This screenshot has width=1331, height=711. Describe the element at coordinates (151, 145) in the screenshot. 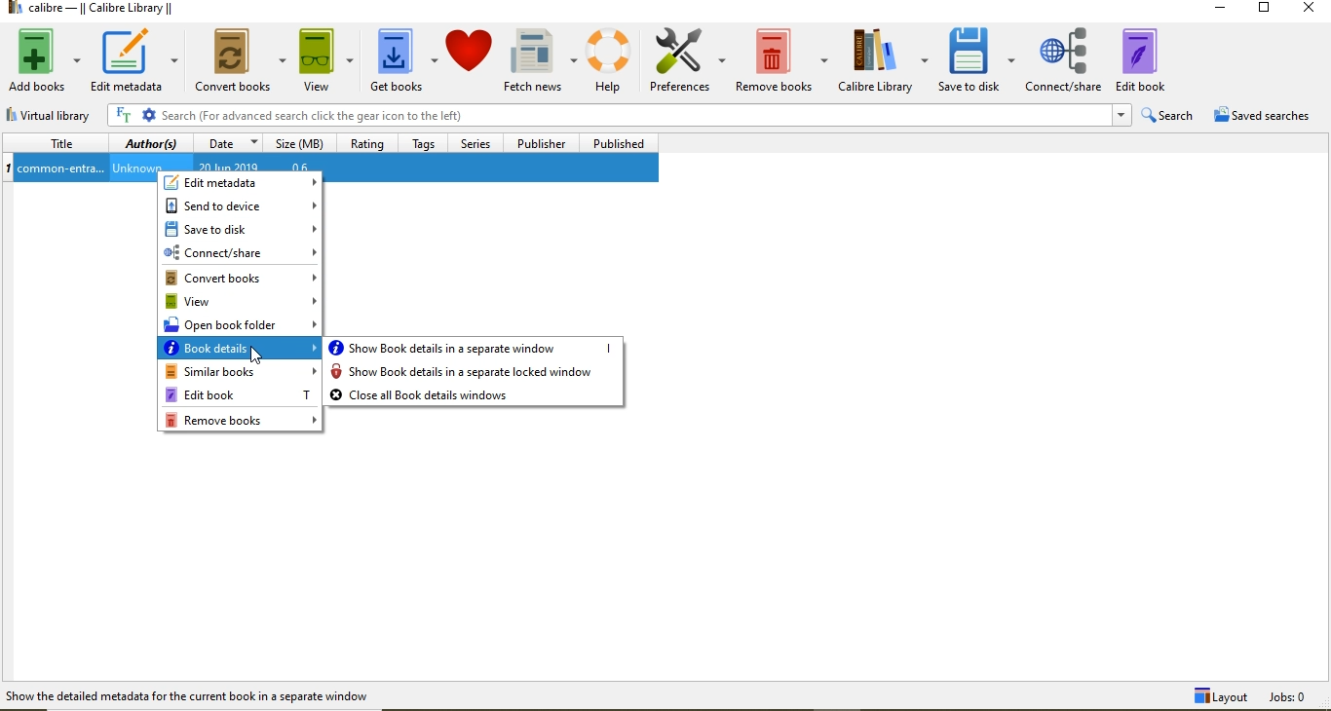

I see `author(s)` at that location.